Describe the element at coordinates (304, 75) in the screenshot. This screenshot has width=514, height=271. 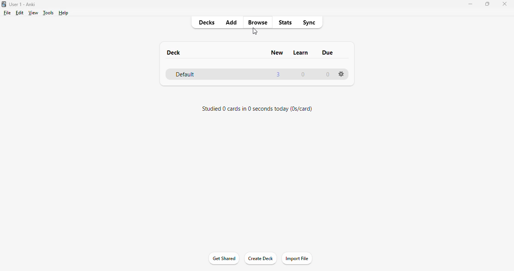
I see `0` at that location.